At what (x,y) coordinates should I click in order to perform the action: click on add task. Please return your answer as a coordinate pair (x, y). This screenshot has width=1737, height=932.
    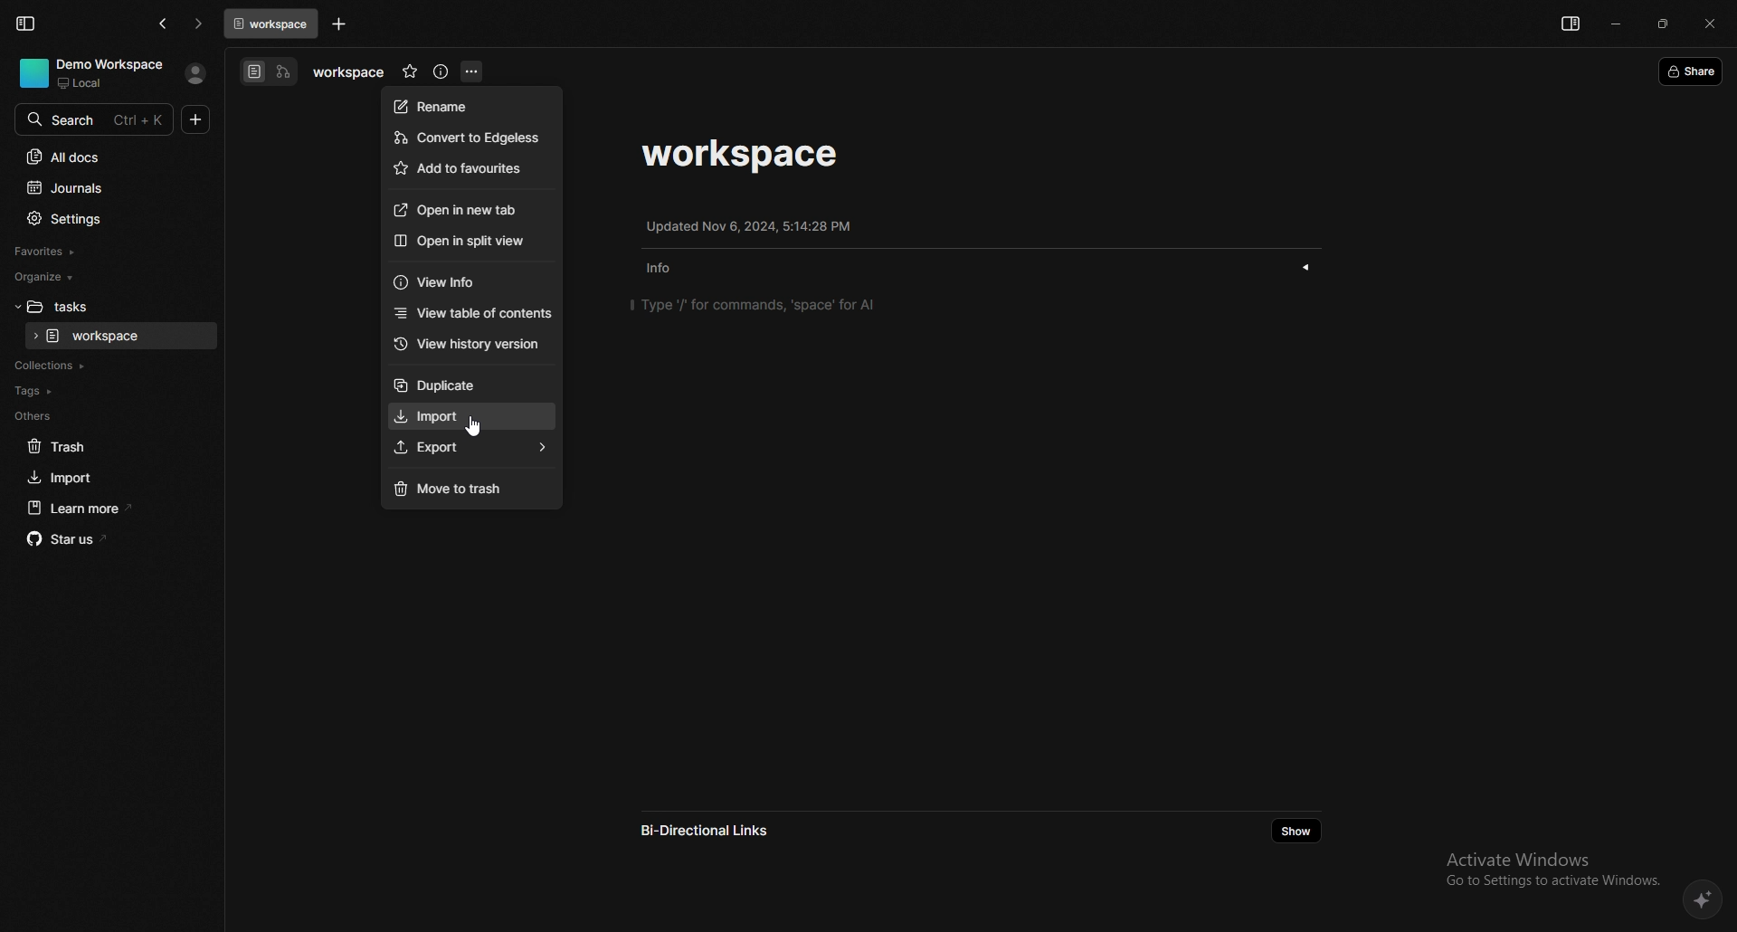
    Looking at the image, I should click on (338, 24).